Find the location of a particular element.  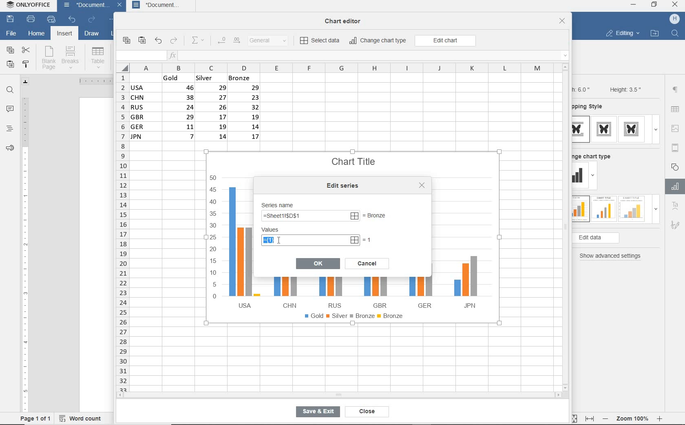

paste is located at coordinates (143, 41).